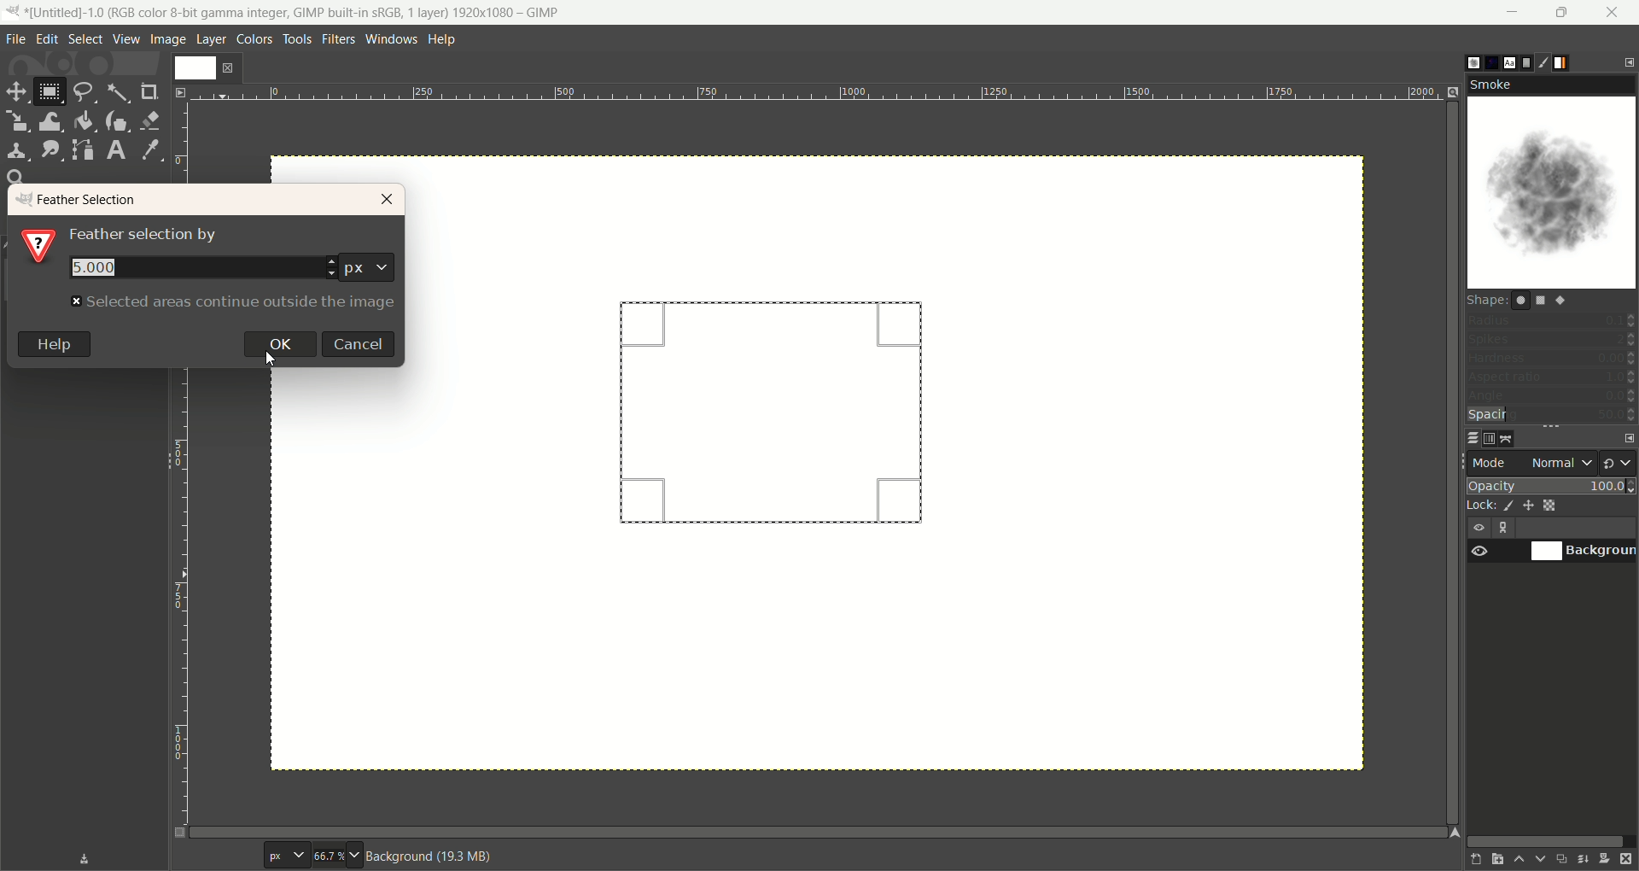  What do you see at coordinates (185, 600) in the screenshot?
I see `scale bar` at bounding box center [185, 600].